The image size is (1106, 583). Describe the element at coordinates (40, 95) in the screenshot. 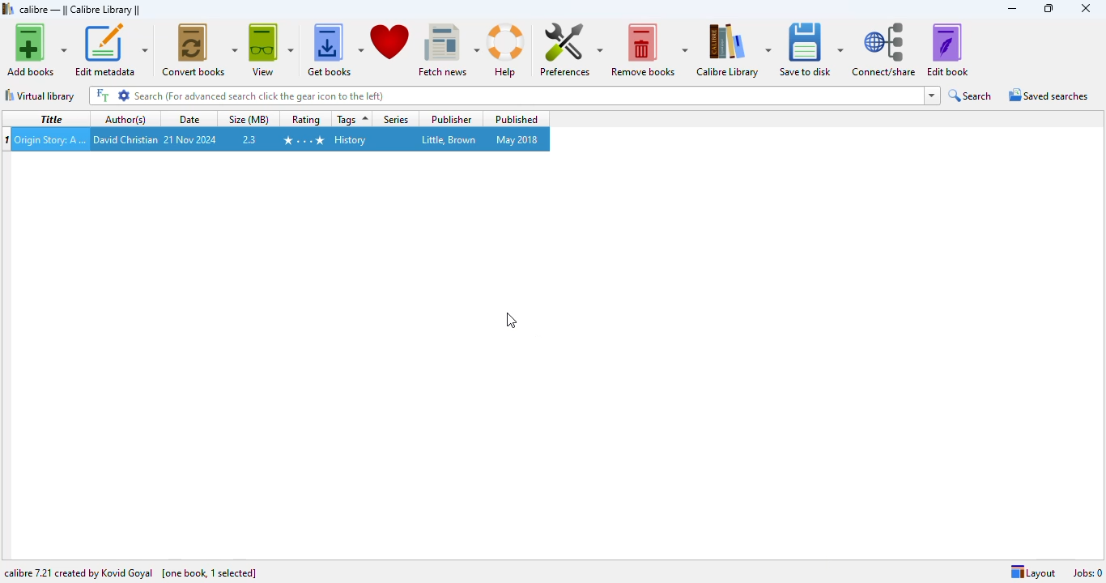

I see `virtual library` at that location.